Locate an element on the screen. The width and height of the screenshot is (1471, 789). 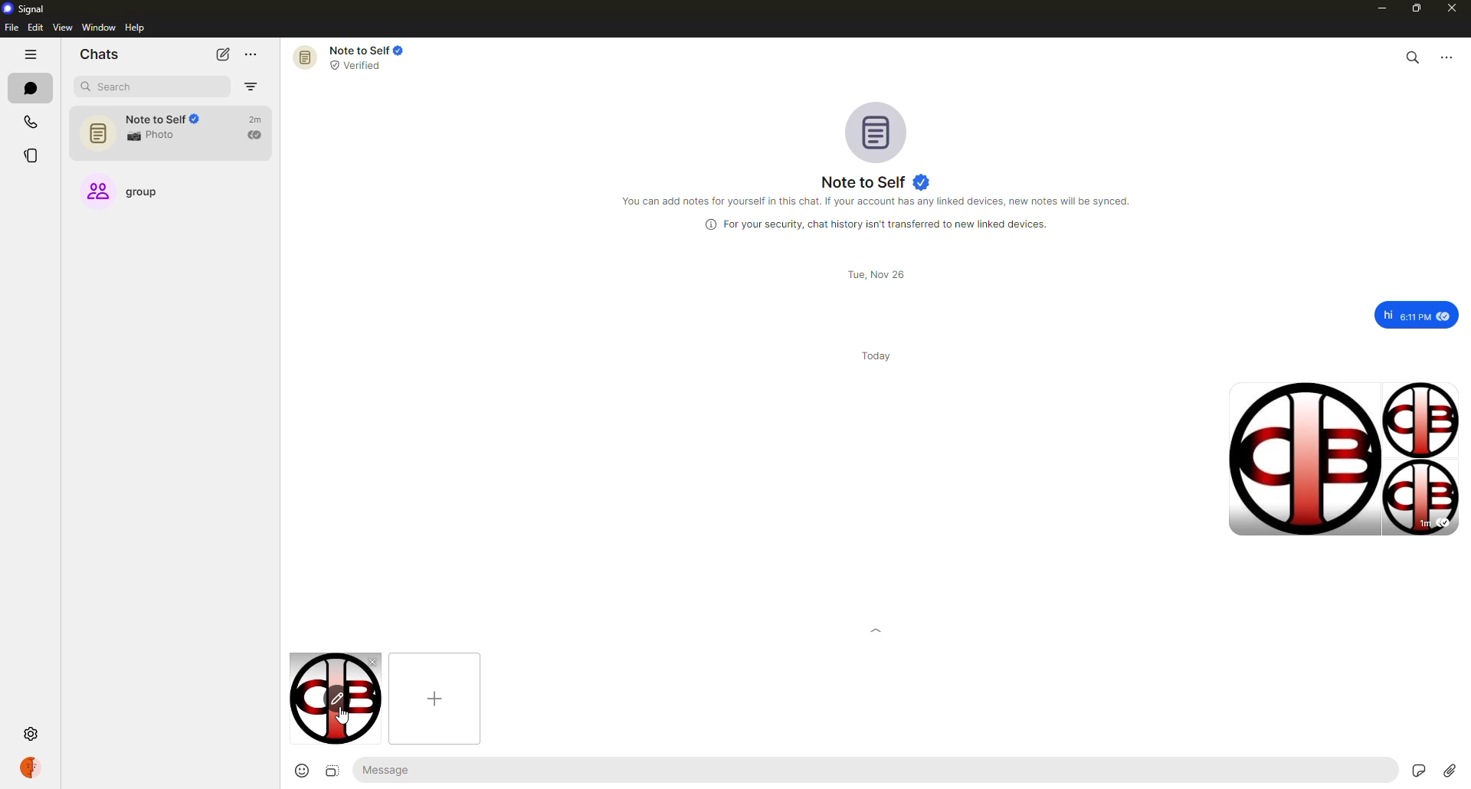
cursor on edit is located at coordinates (336, 700).